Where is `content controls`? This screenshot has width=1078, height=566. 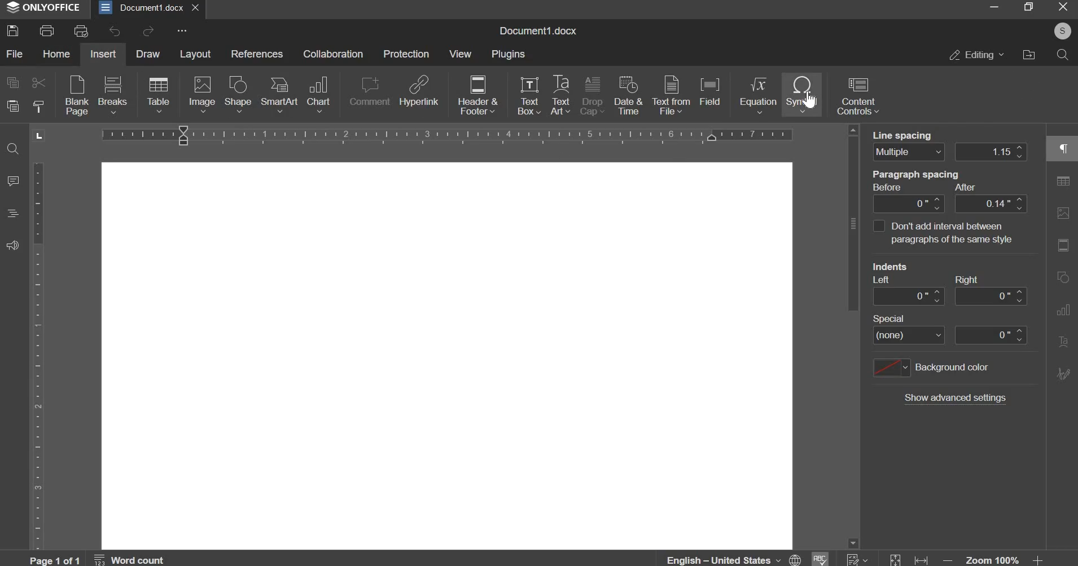 content controls is located at coordinates (858, 95).